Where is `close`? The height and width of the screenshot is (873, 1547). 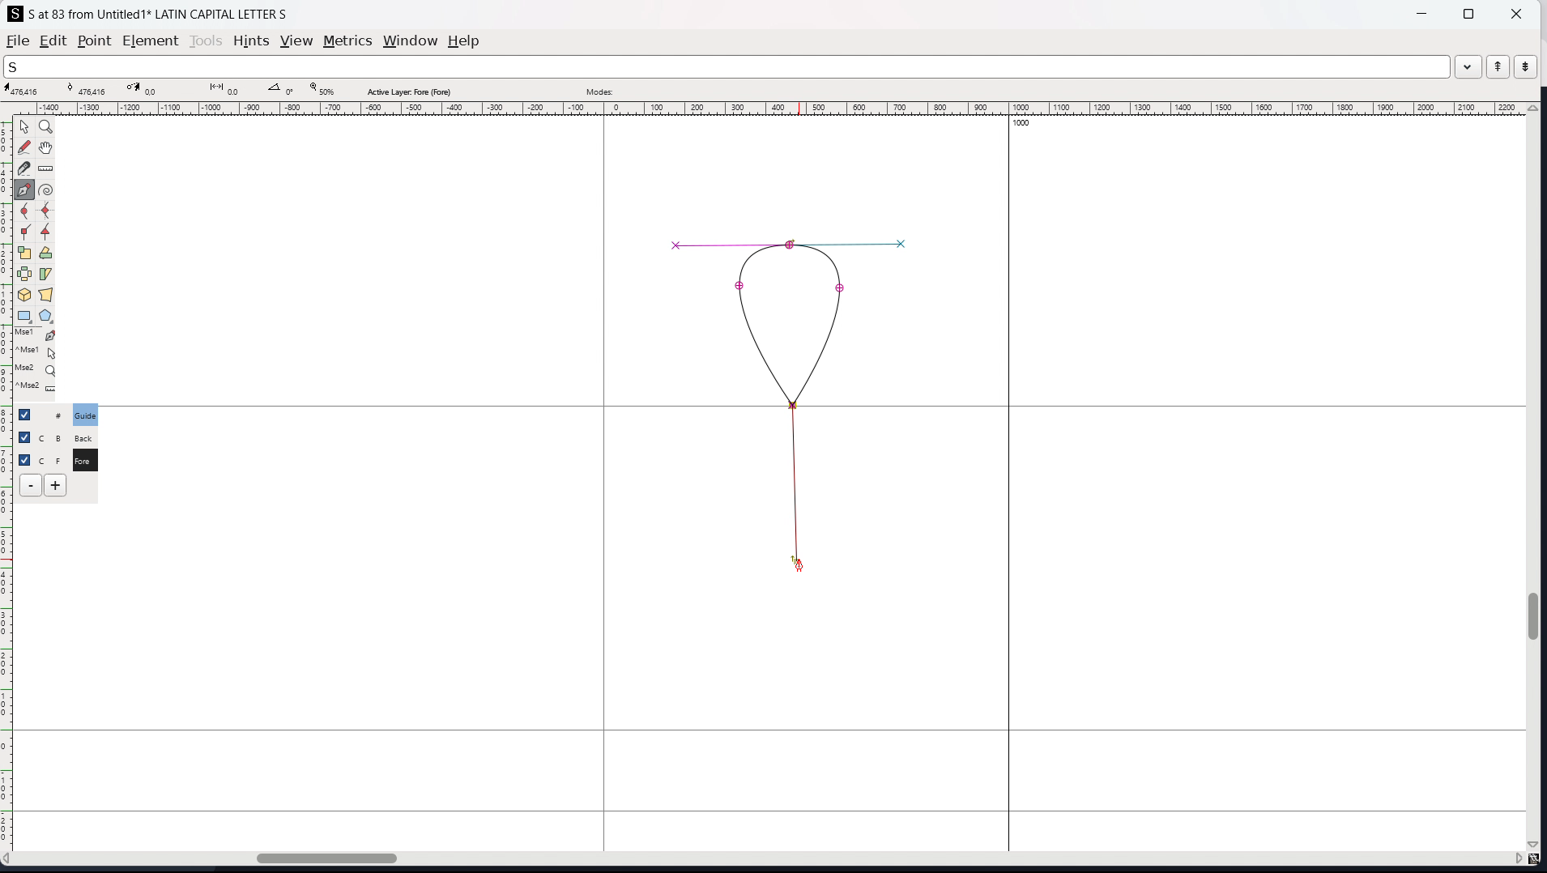
close is located at coordinates (1515, 13).